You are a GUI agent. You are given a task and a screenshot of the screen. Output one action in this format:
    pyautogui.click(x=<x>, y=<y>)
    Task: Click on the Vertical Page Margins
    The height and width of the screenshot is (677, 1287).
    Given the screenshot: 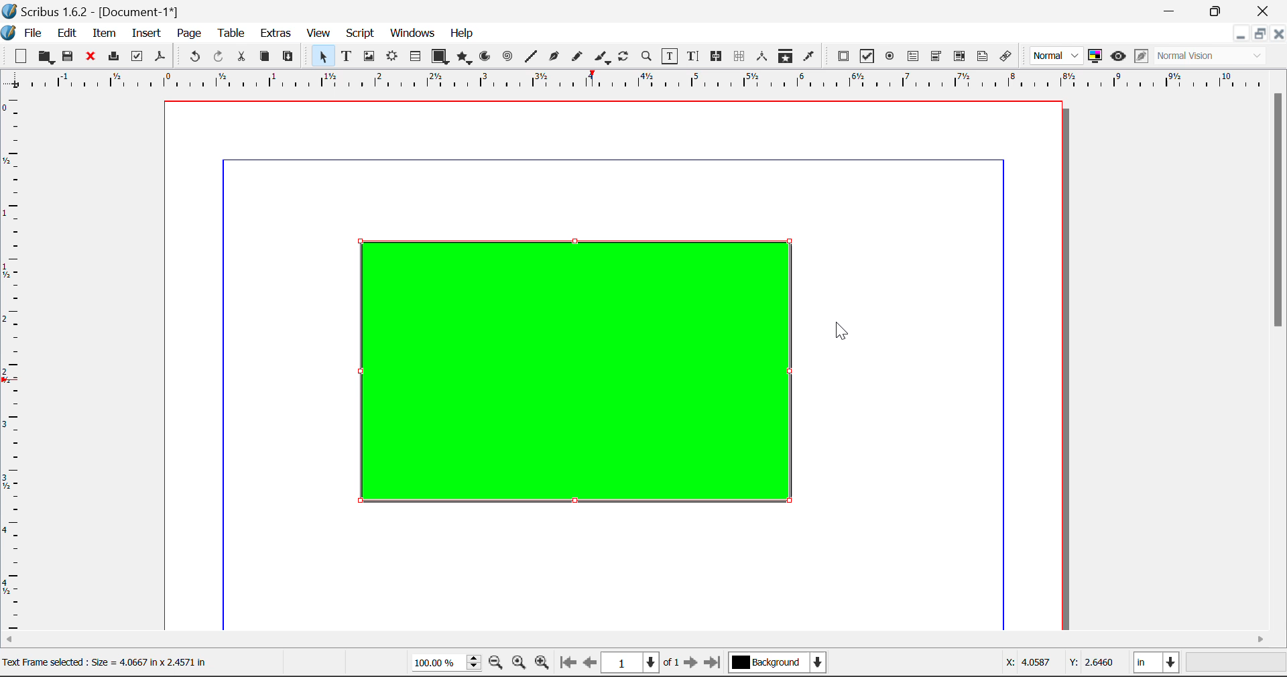 What is the action you would take?
    pyautogui.click(x=650, y=80)
    